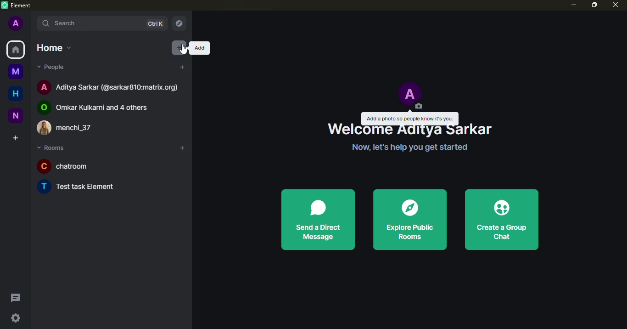 This screenshot has height=329, width=627. Describe the element at coordinates (409, 119) in the screenshot. I see `add a photo so people know it's you` at that location.